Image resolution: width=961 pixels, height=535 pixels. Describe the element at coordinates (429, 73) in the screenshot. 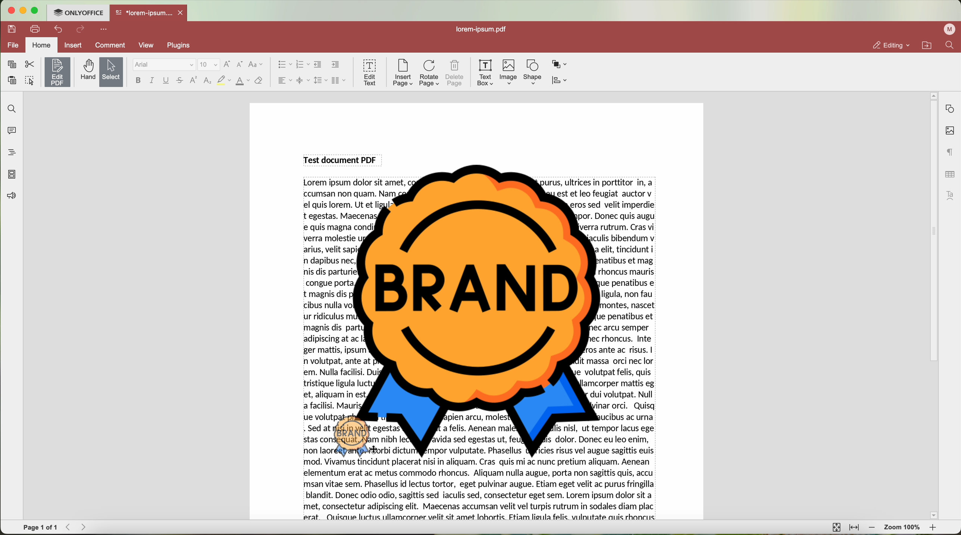

I see `rotate page` at that location.